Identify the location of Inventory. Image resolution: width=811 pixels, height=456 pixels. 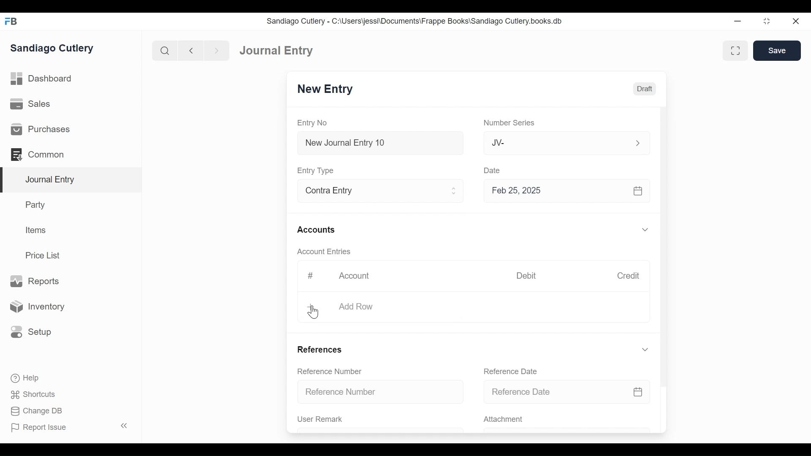
(39, 306).